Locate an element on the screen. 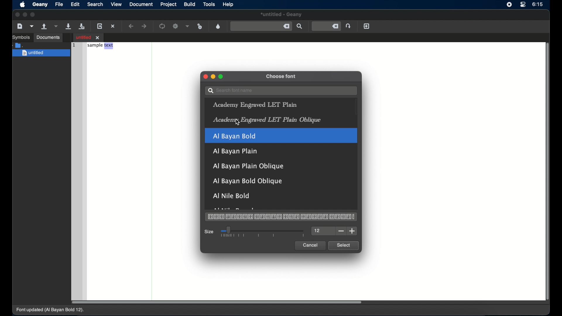 This screenshot has width=562, height=316. geany is located at coordinates (40, 5).